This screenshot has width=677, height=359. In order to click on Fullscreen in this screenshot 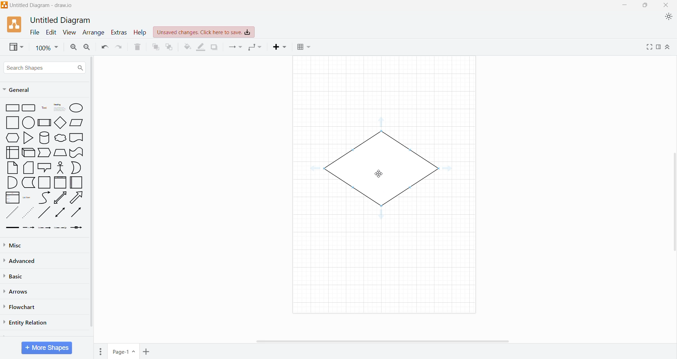, I will do `click(649, 48)`.